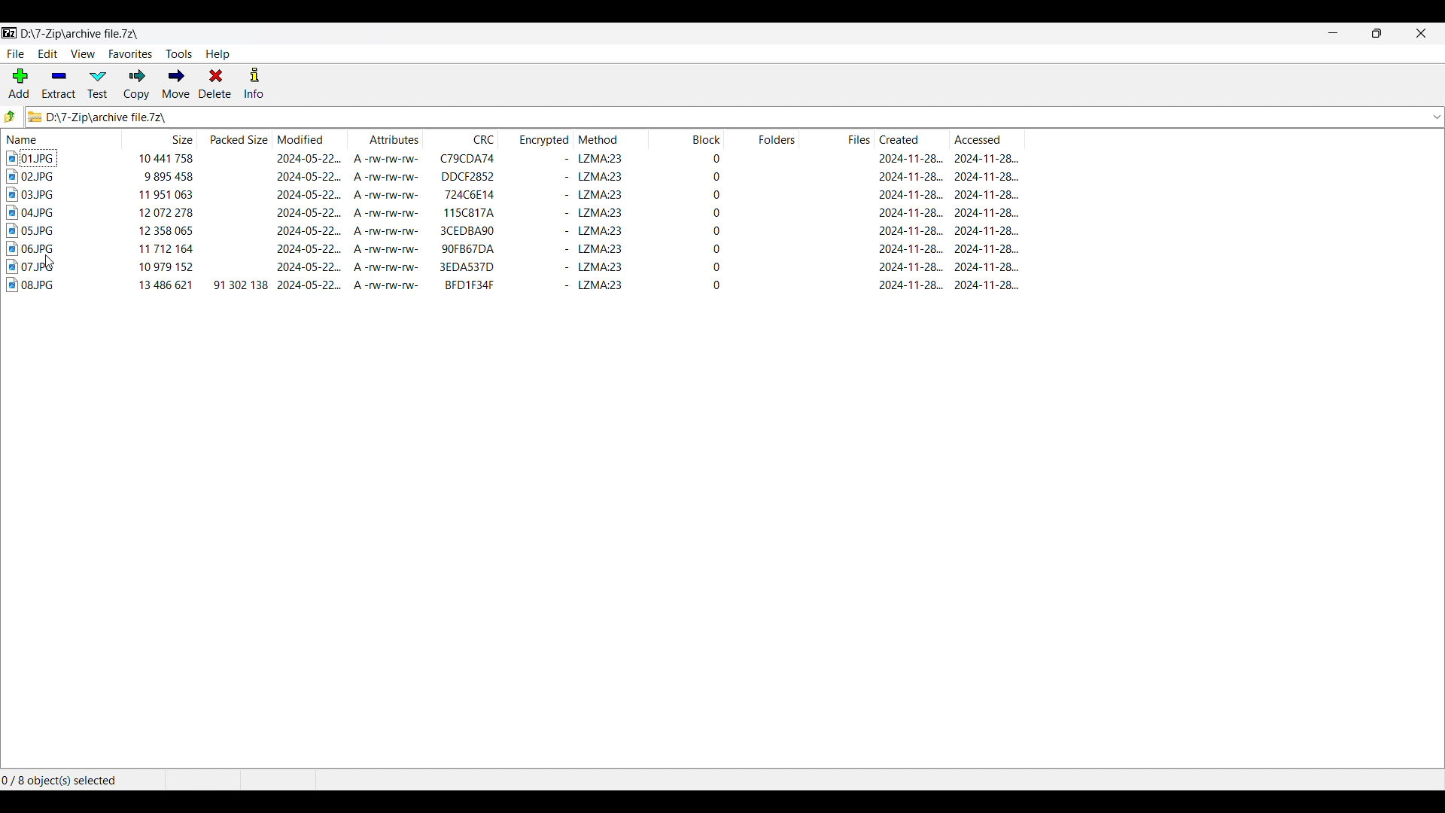 This screenshot has width=1445, height=813. Describe the element at coordinates (165, 248) in the screenshot. I see `size` at that location.